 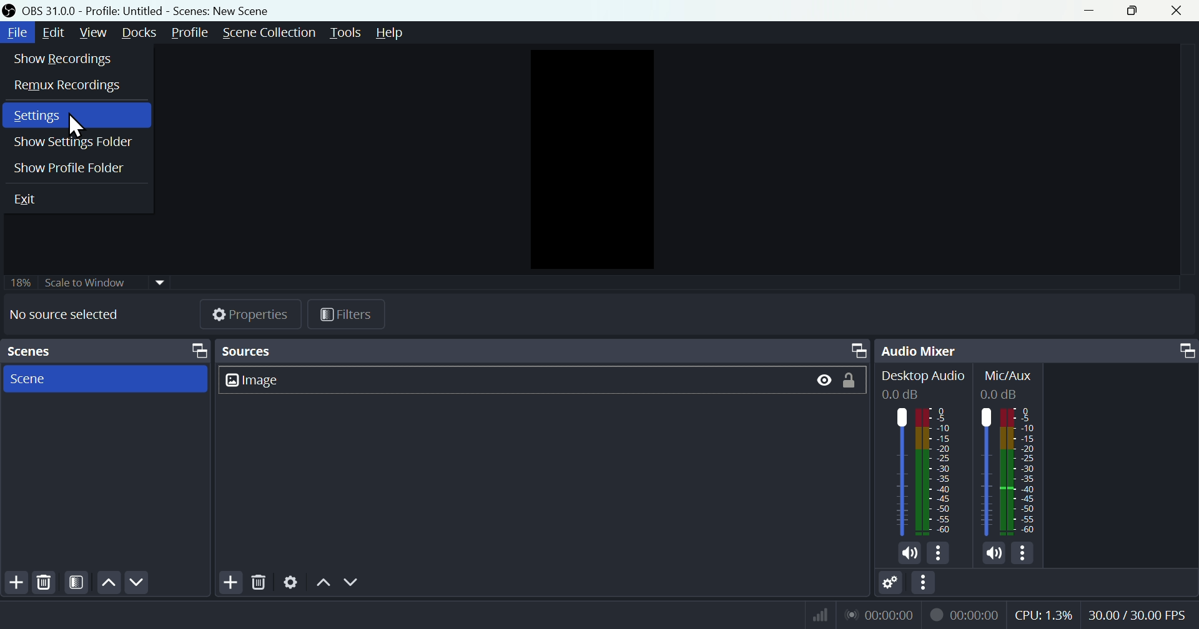 I want to click on lan network, so click(x=877, y=616).